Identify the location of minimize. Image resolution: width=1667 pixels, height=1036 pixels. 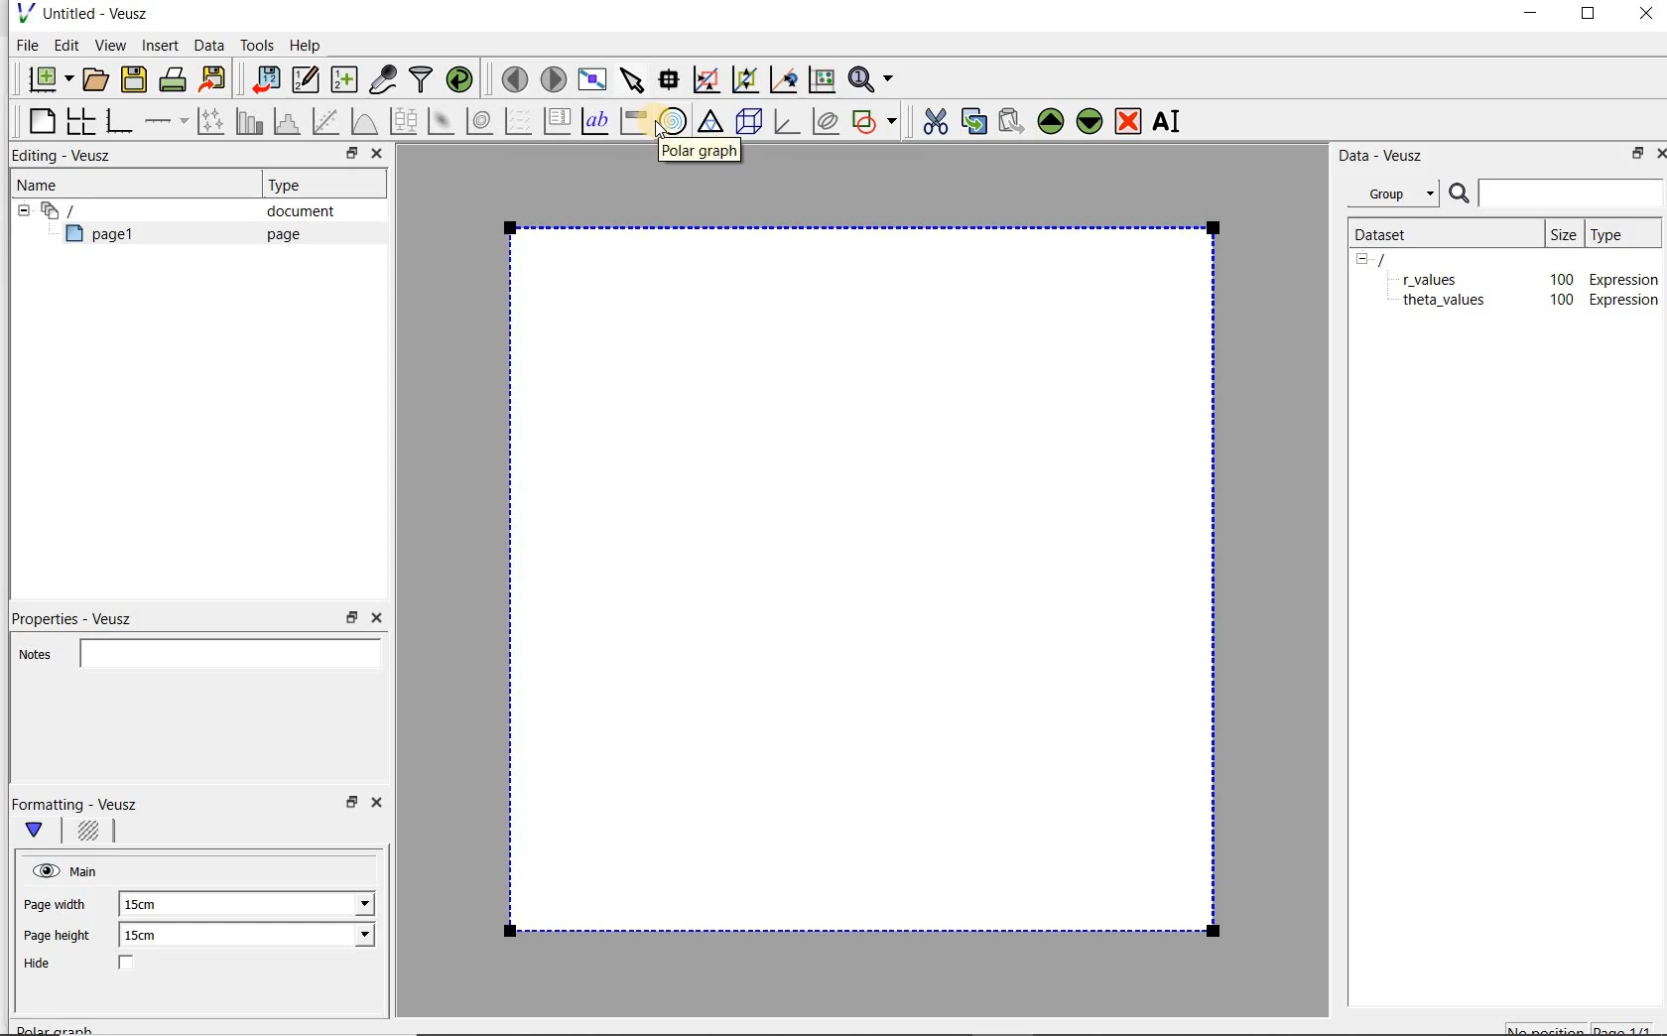
(1529, 16).